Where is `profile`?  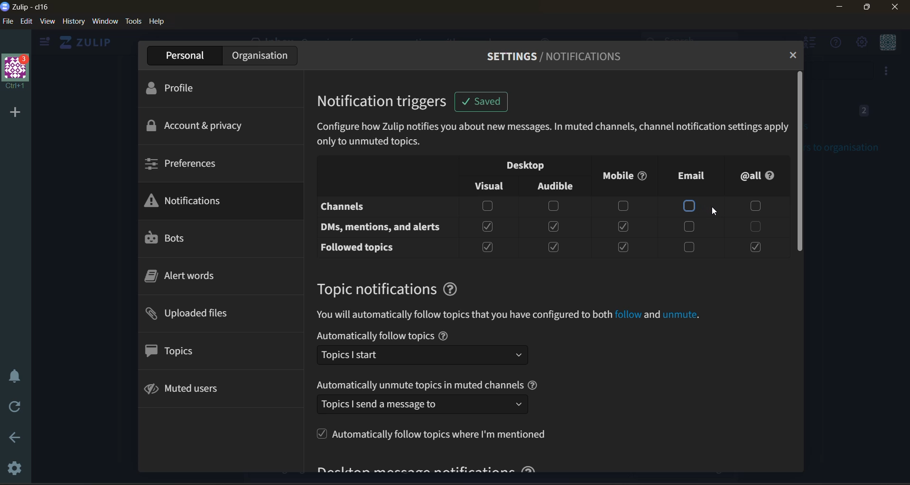 profile is located at coordinates (180, 90).